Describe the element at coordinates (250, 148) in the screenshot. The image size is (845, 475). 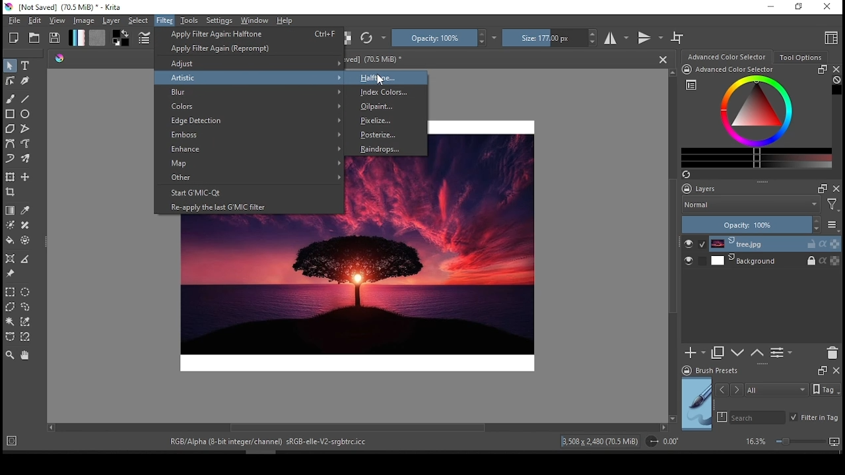
I see `enhance` at that location.